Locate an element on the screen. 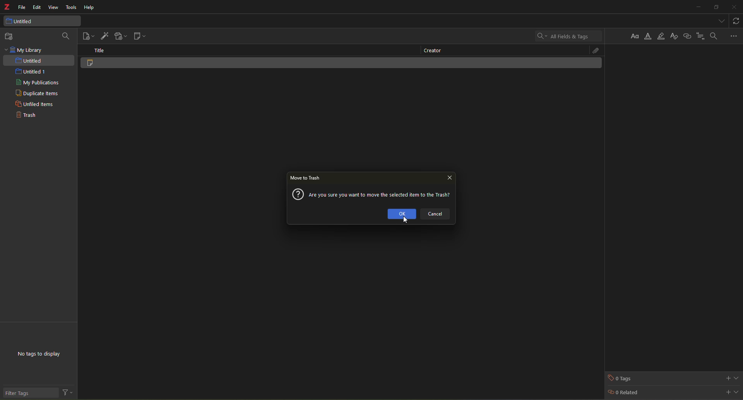 This screenshot has width=743, height=400. text color is located at coordinates (649, 37).